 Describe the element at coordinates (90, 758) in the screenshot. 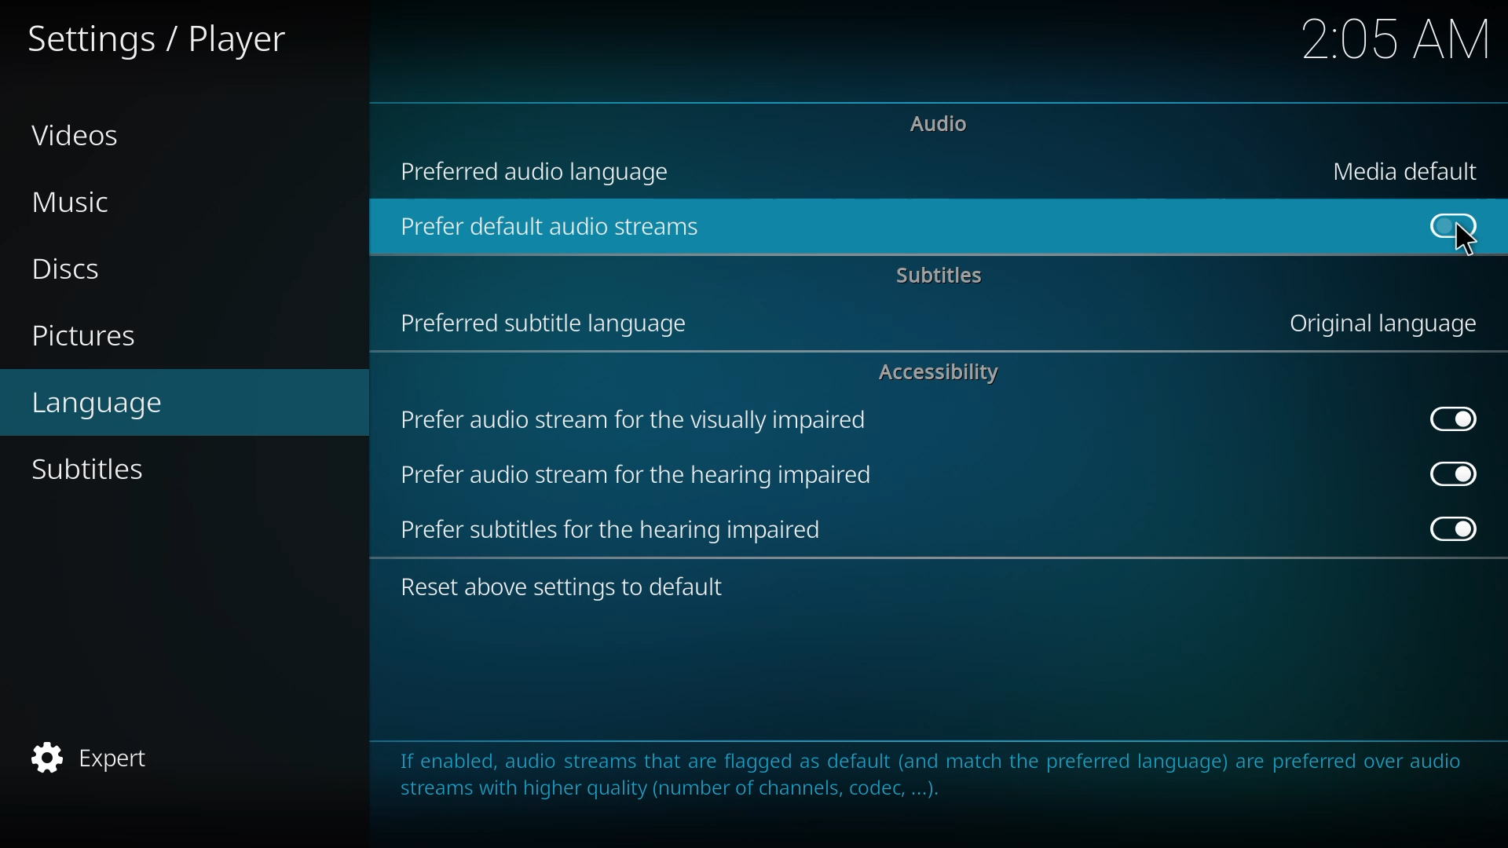

I see `expert` at that location.